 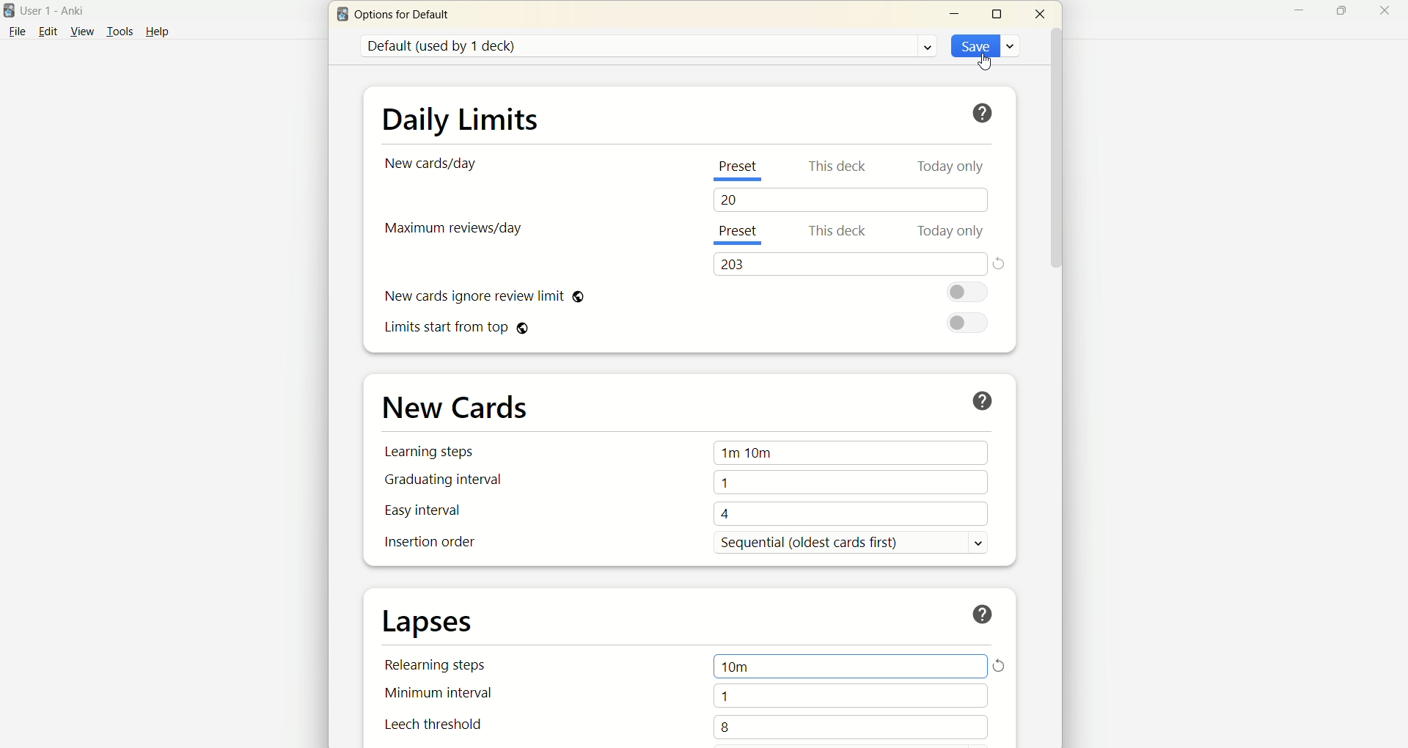 What do you see at coordinates (406, 18) in the screenshot?
I see `options for default` at bounding box center [406, 18].